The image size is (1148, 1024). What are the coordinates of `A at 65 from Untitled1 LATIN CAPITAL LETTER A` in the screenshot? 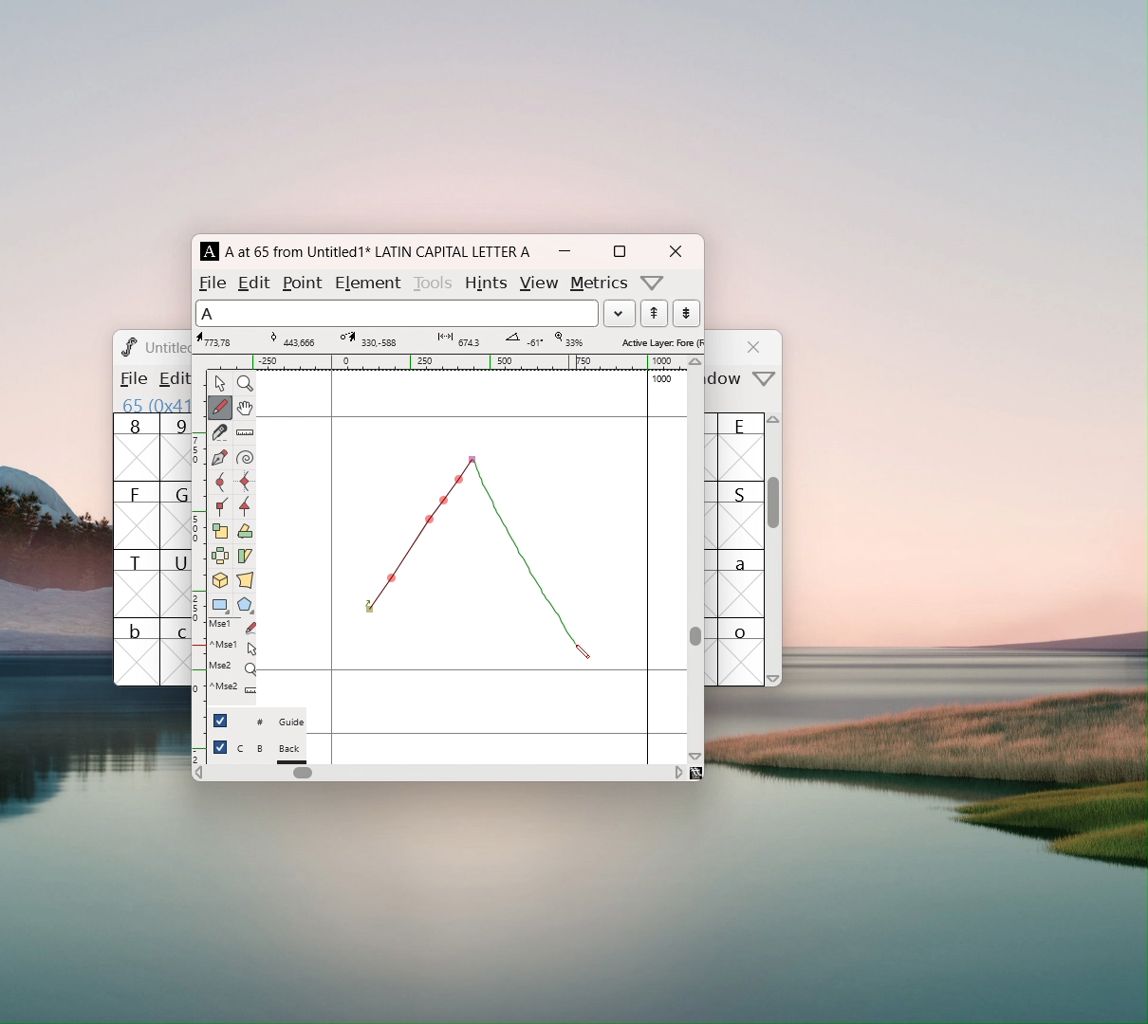 It's located at (375, 251).